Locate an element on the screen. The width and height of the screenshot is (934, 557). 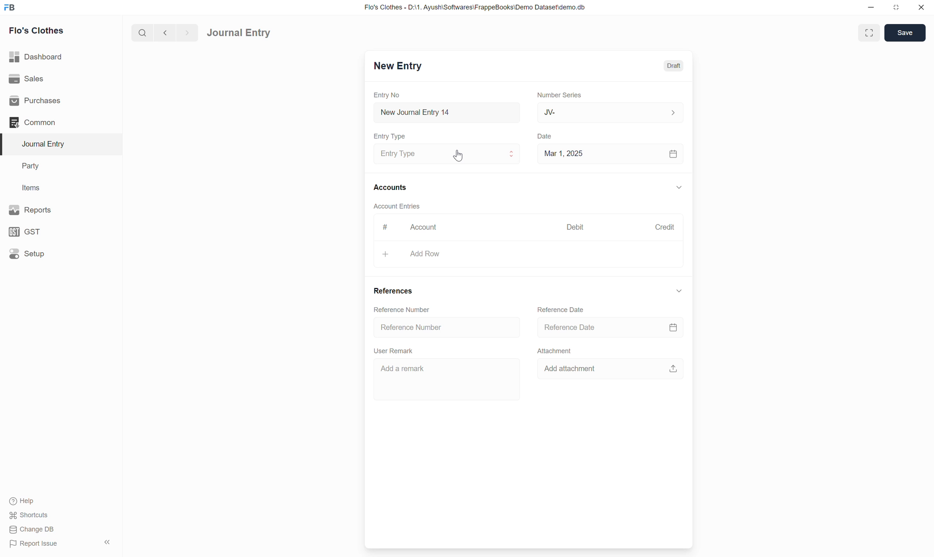
Purchases is located at coordinates (37, 101).